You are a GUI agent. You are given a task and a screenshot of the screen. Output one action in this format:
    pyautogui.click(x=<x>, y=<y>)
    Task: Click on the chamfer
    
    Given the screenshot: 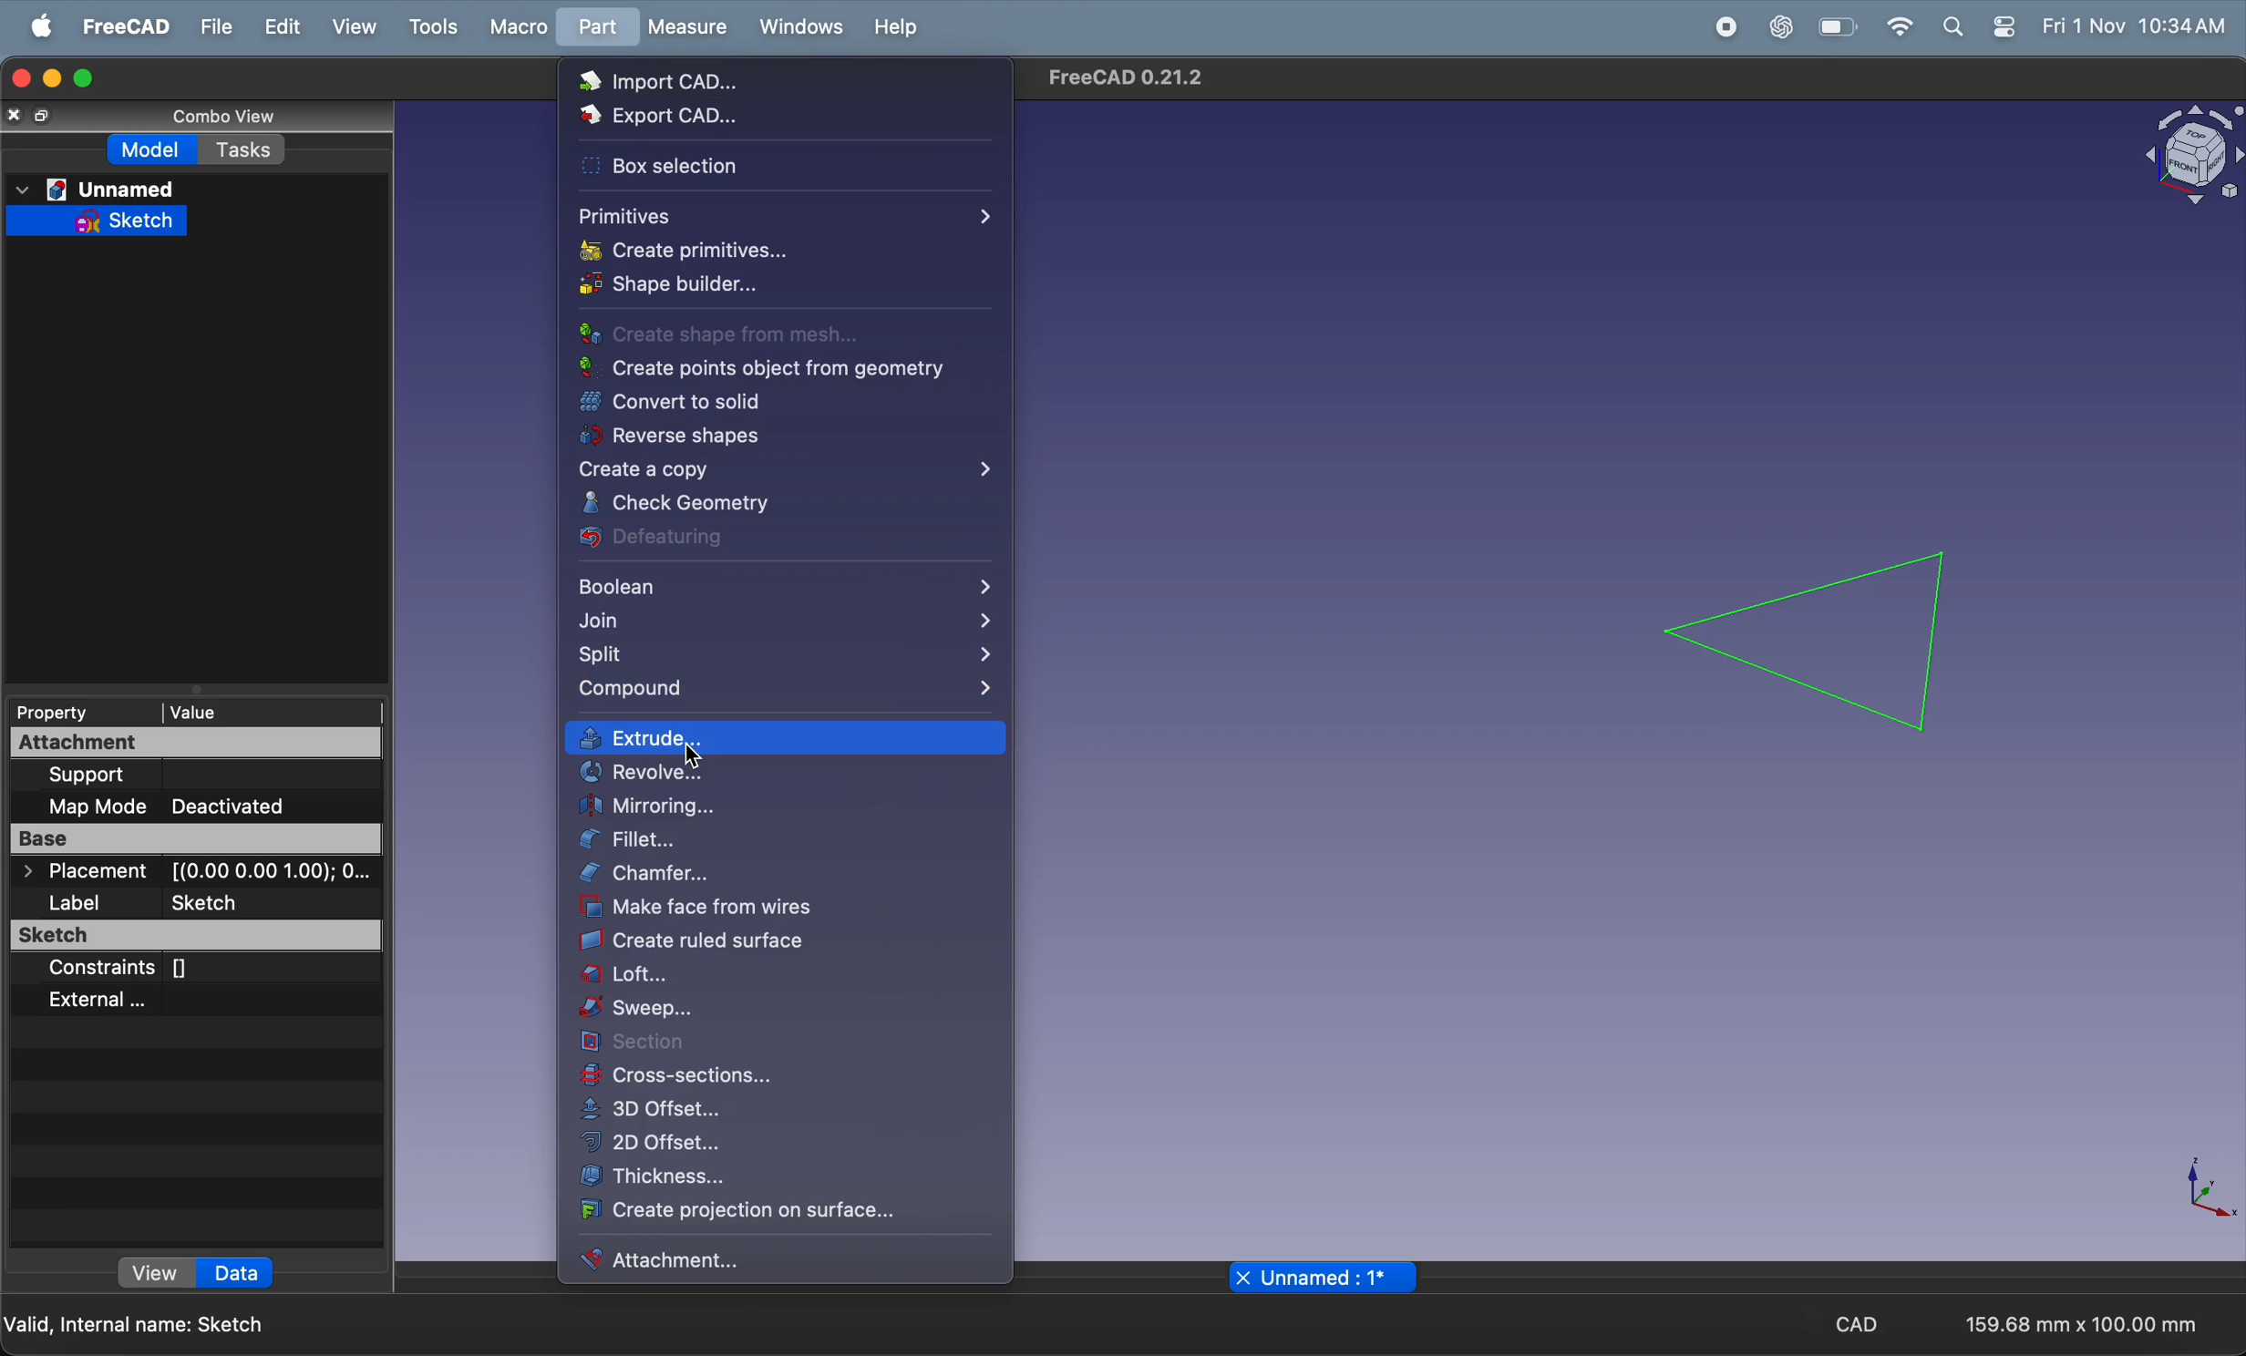 What is the action you would take?
    pyautogui.click(x=785, y=877)
    